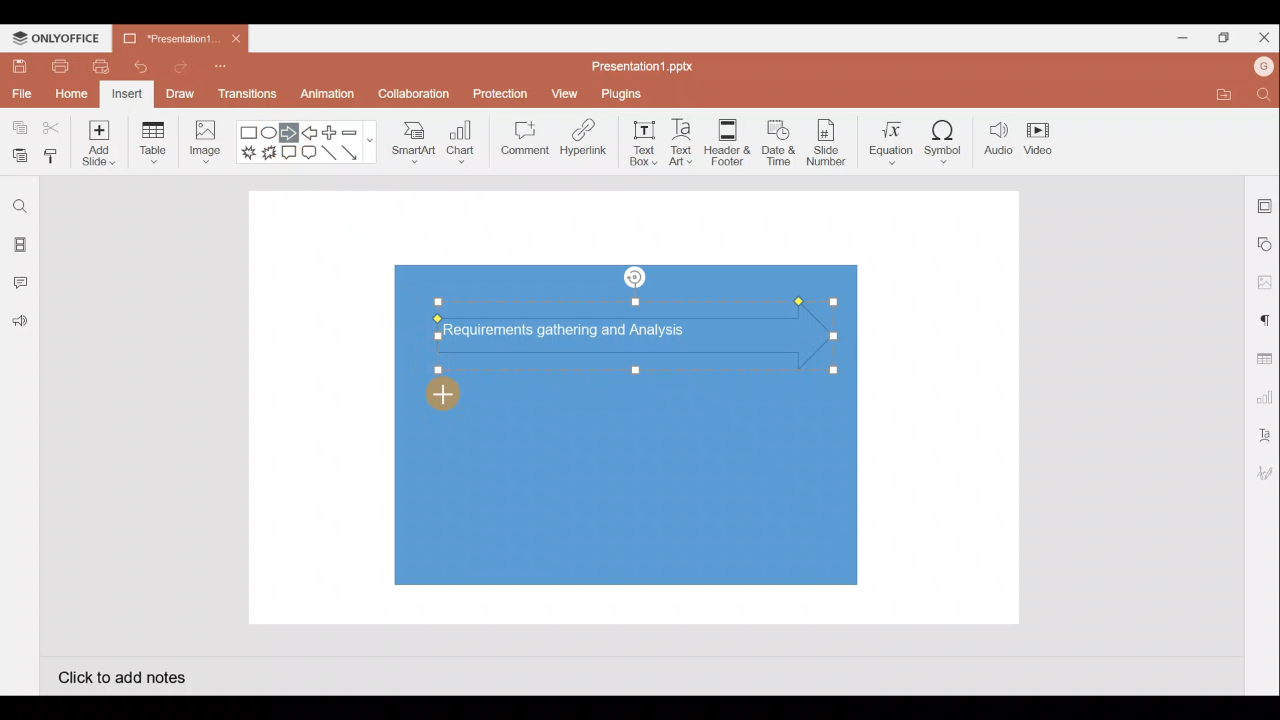 This screenshot has height=720, width=1280. I want to click on Paste, so click(17, 157).